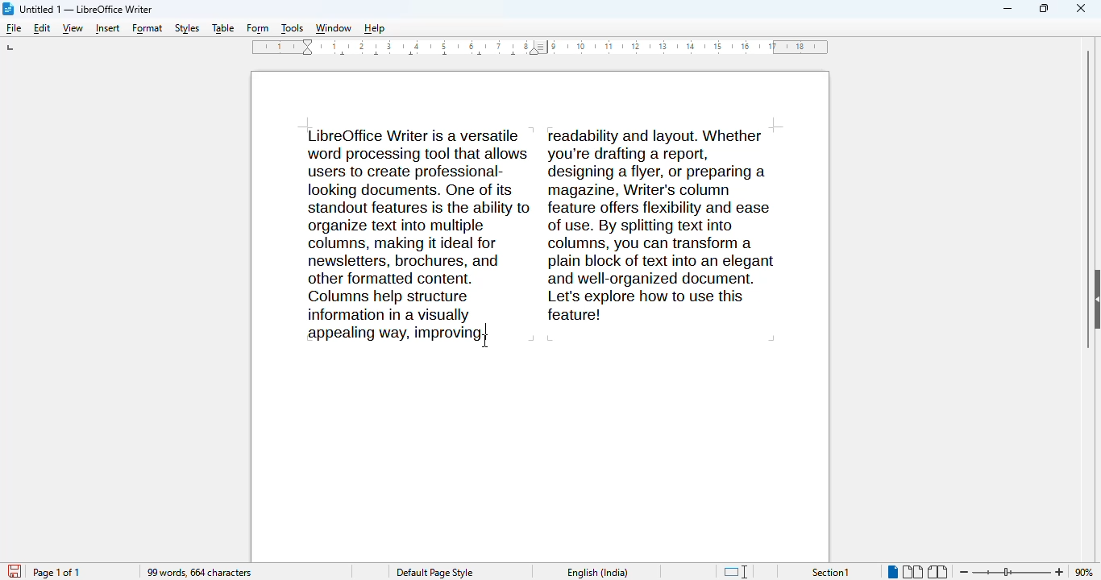 The image size is (1101, 580). What do you see at coordinates (108, 30) in the screenshot?
I see `insert` at bounding box center [108, 30].